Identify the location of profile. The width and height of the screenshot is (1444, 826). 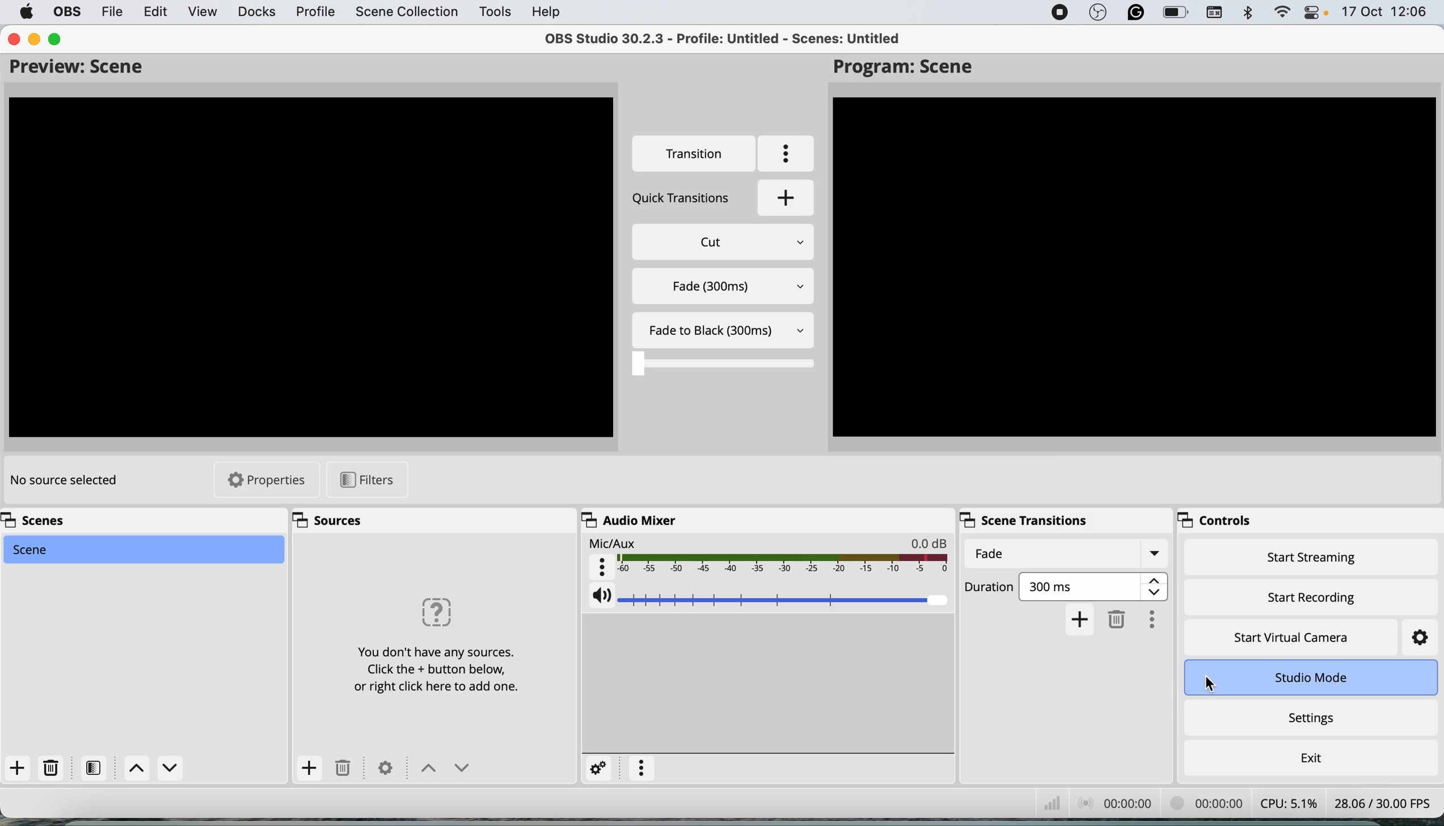
(319, 14).